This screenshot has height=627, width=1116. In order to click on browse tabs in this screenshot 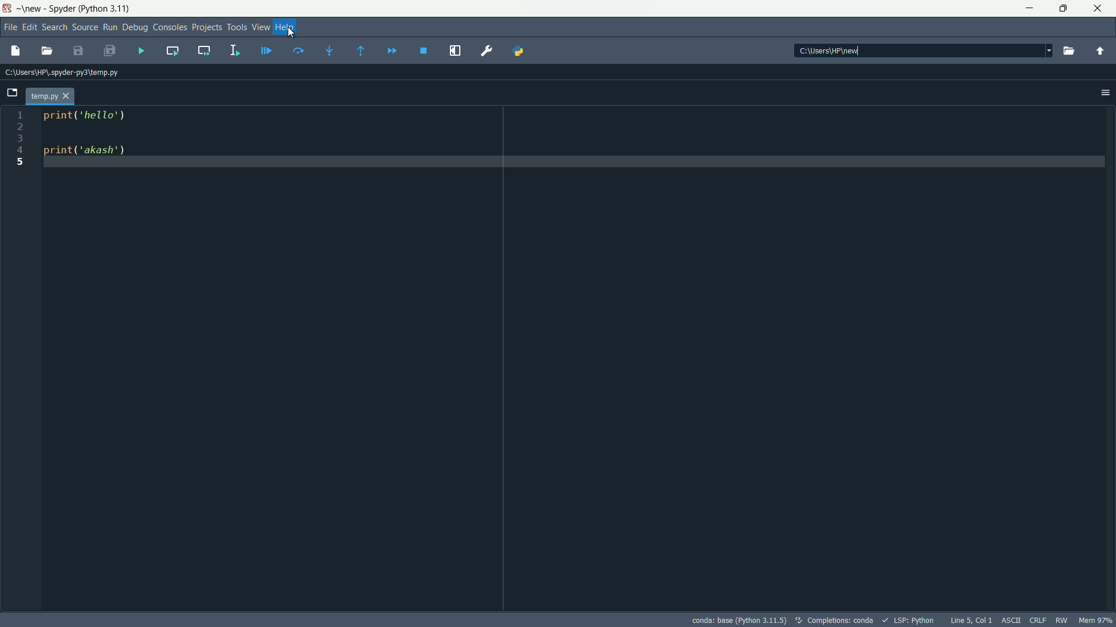, I will do `click(12, 93)`.